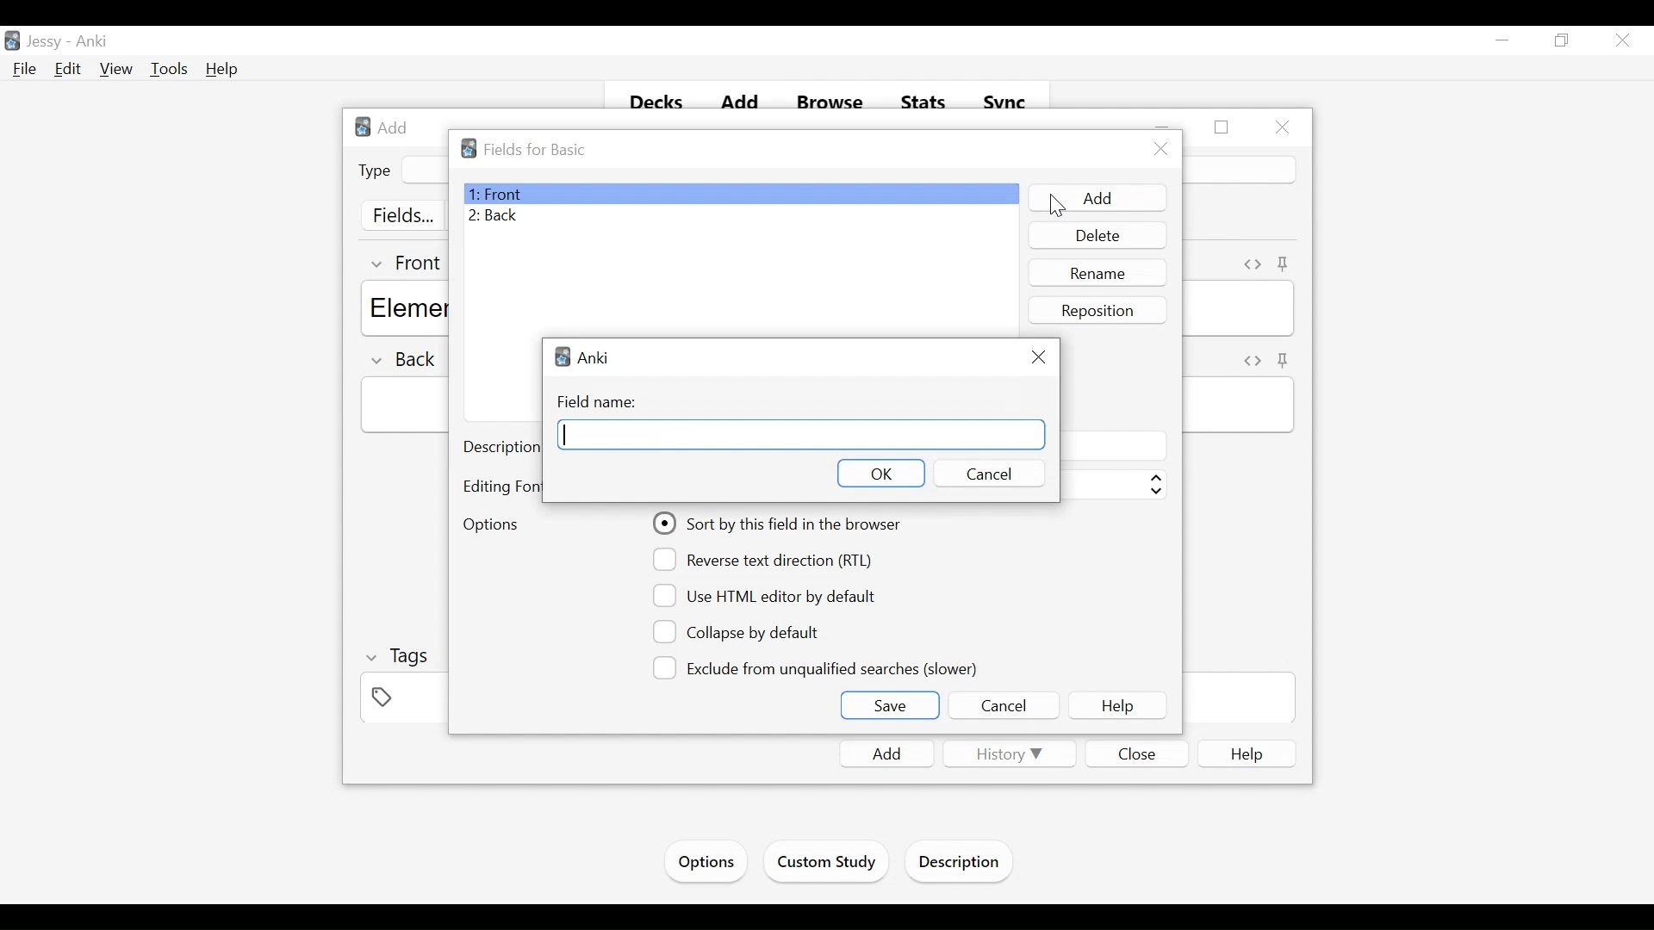 The height and width of the screenshot is (930, 1654). What do you see at coordinates (924, 102) in the screenshot?
I see `Stats` at bounding box center [924, 102].